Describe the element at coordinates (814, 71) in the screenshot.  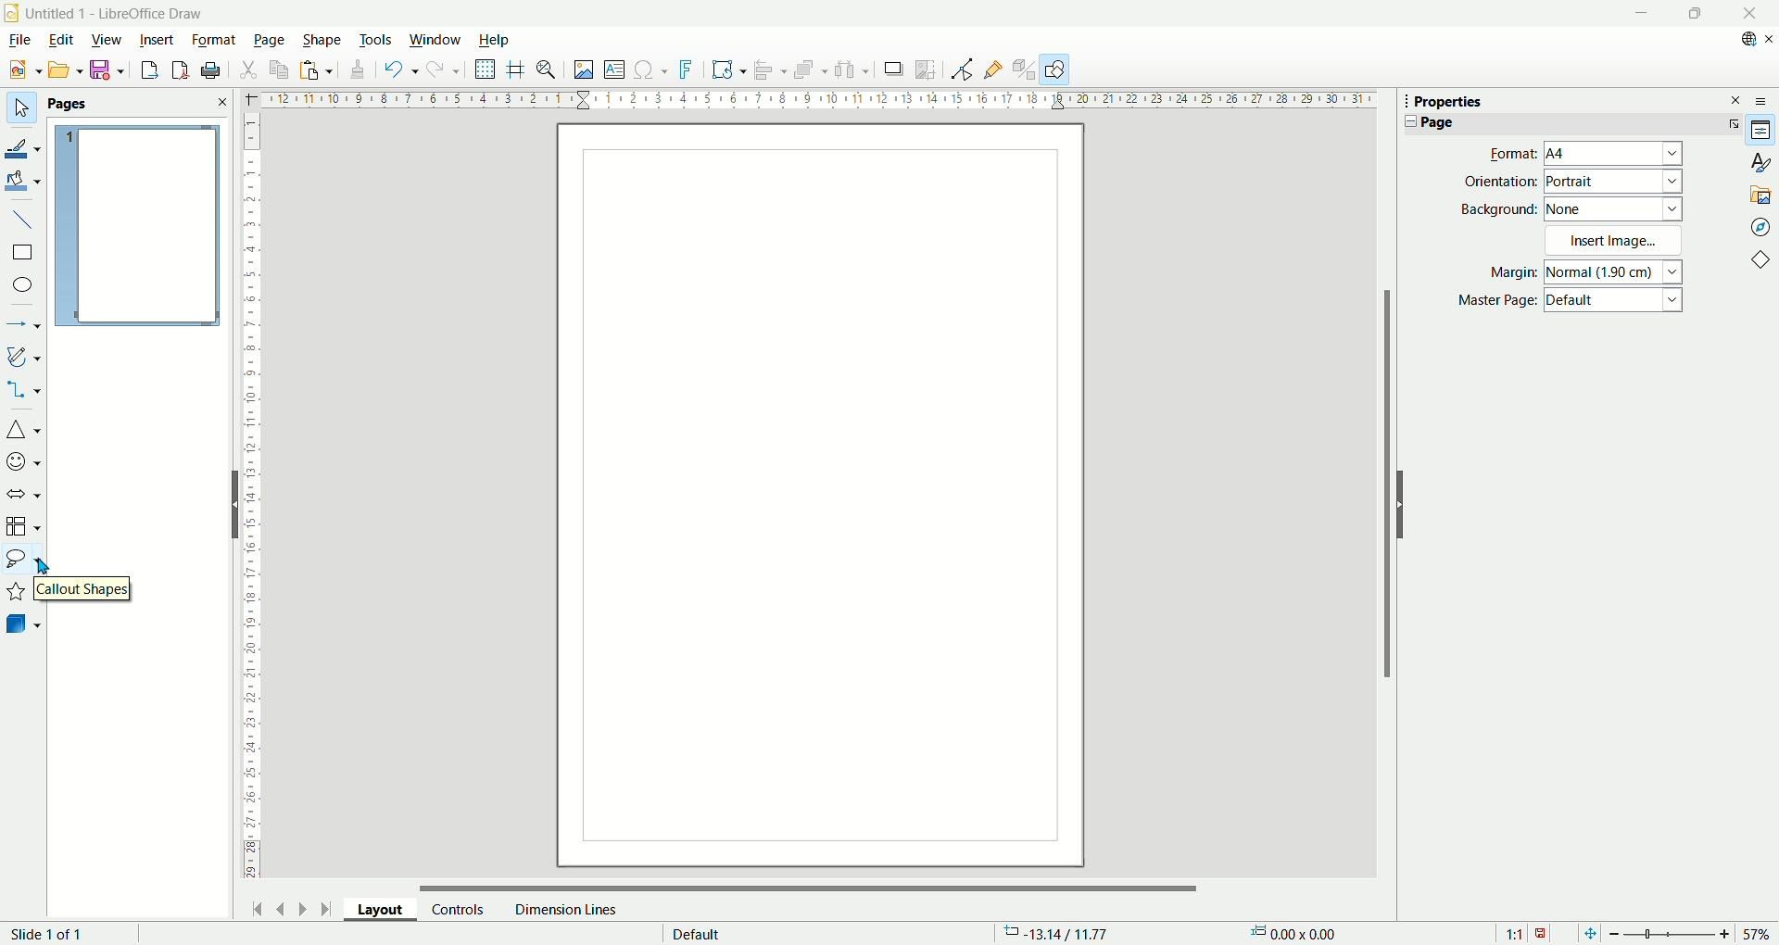
I see `arrange` at that location.